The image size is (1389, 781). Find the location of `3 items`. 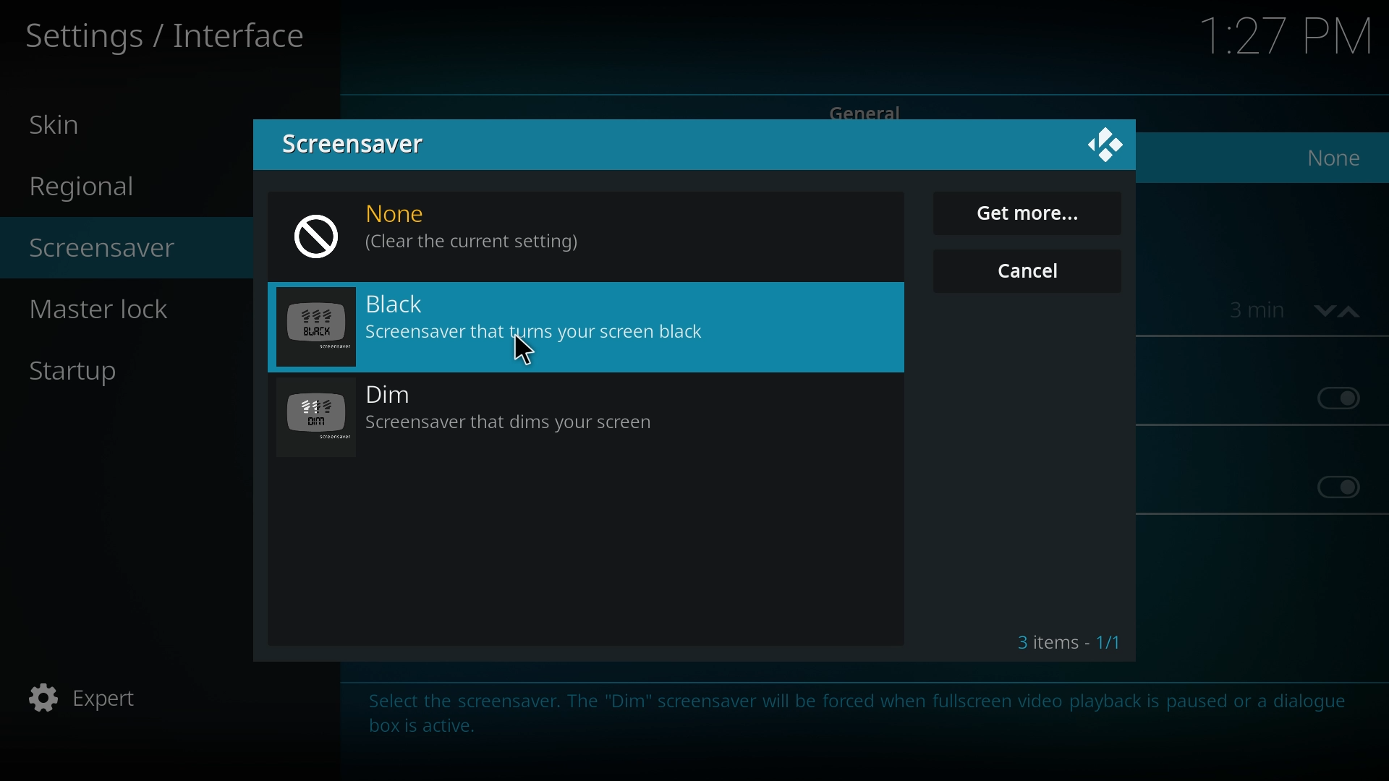

3 items is located at coordinates (1074, 641).